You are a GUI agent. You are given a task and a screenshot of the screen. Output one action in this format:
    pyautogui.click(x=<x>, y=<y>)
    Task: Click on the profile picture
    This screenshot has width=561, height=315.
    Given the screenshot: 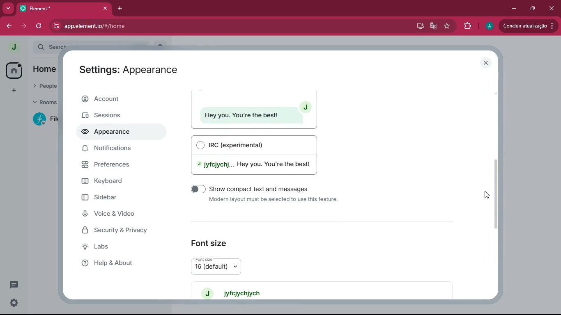 What is the action you would take?
    pyautogui.click(x=11, y=47)
    